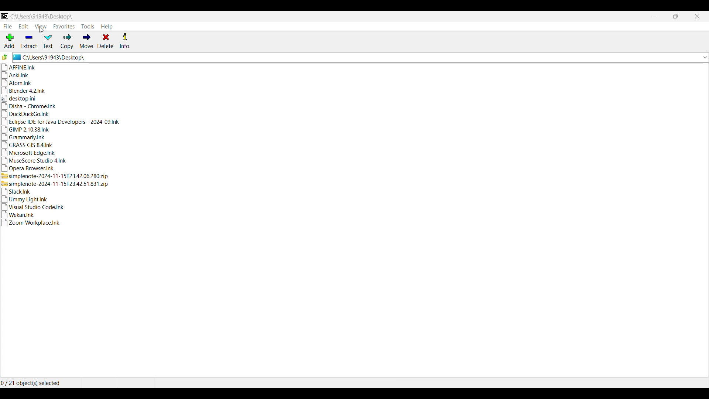 The height and width of the screenshot is (399, 709). What do you see at coordinates (27, 199) in the screenshot?
I see `Ummy Light.Ink` at bounding box center [27, 199].